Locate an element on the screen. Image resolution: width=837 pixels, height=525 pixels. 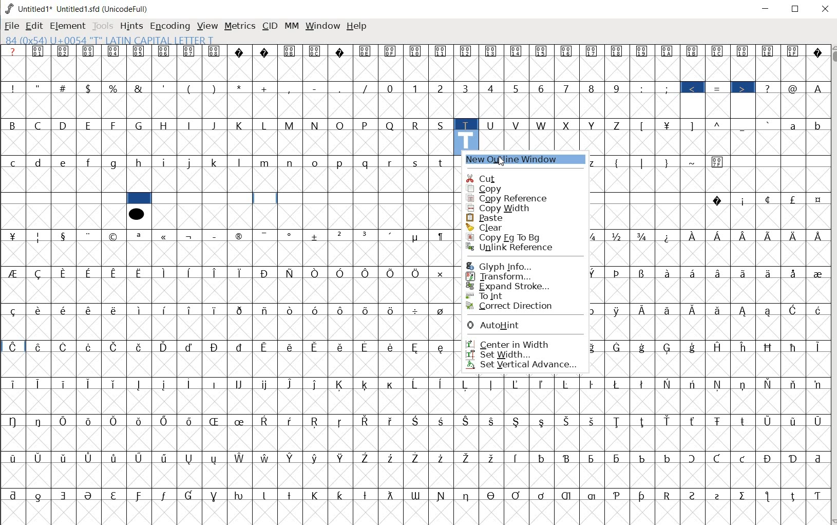
Symbol is located at coordinates (64, 420).